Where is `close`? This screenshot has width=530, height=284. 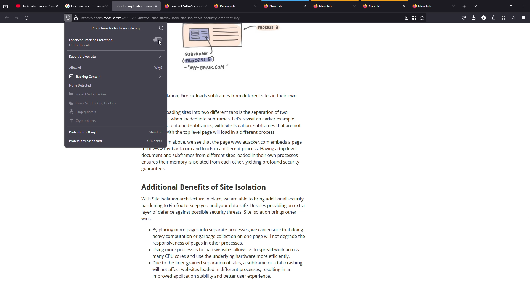 close is located at coordinates (255, 6).